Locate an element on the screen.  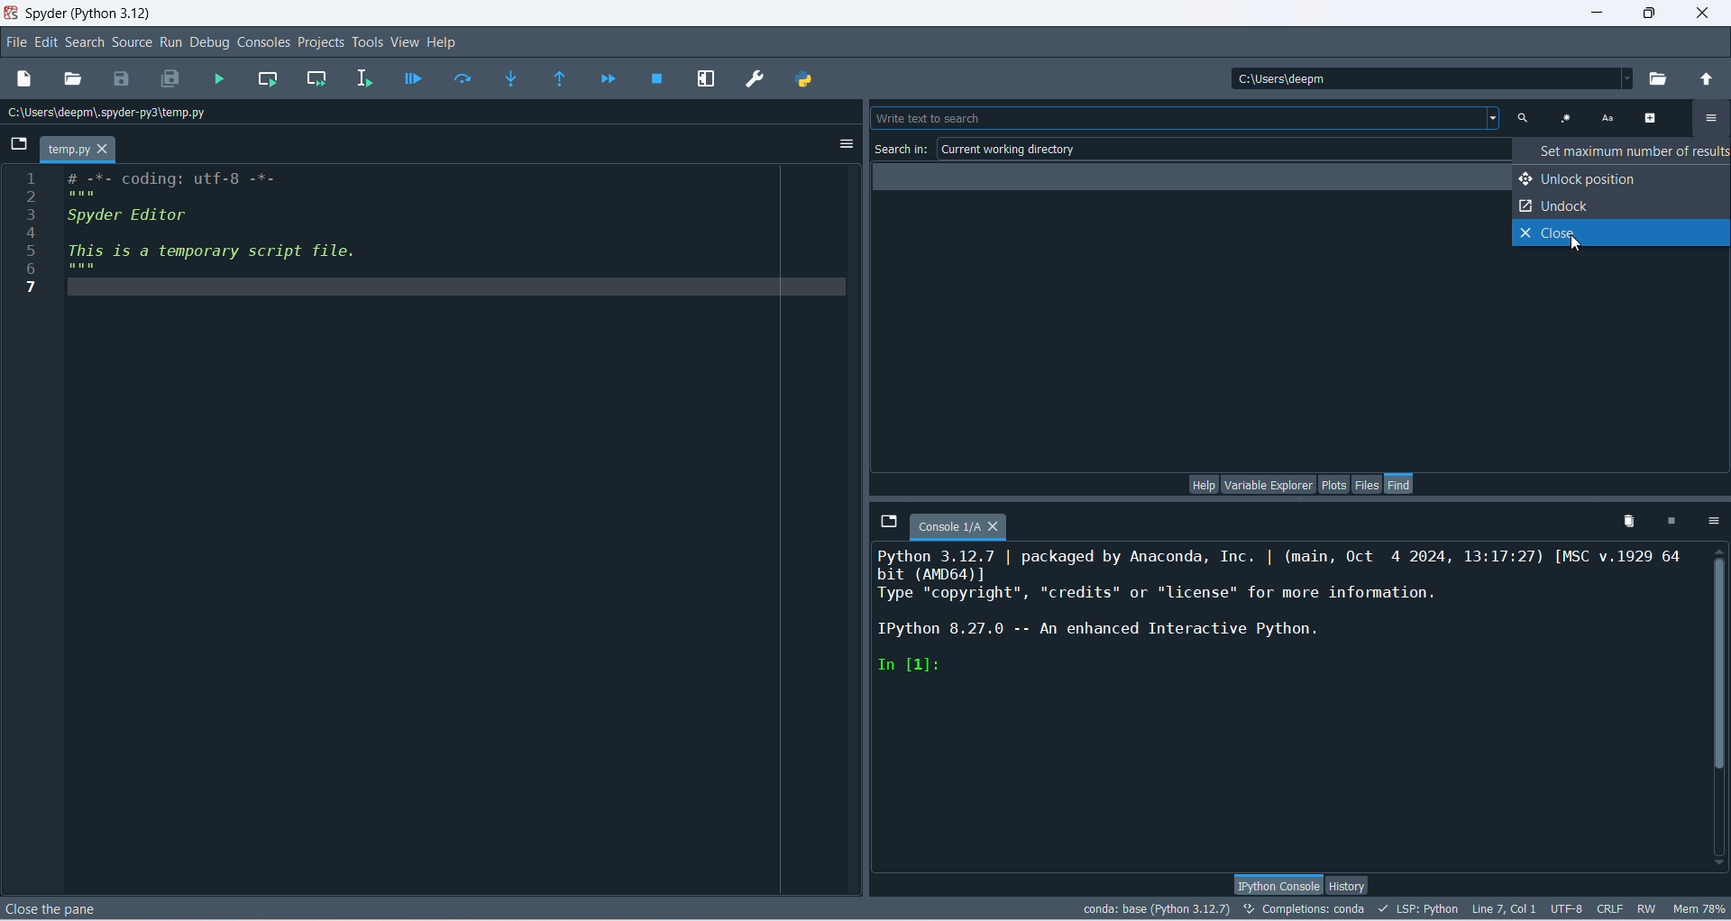
new is located at coordinates (23, 78).